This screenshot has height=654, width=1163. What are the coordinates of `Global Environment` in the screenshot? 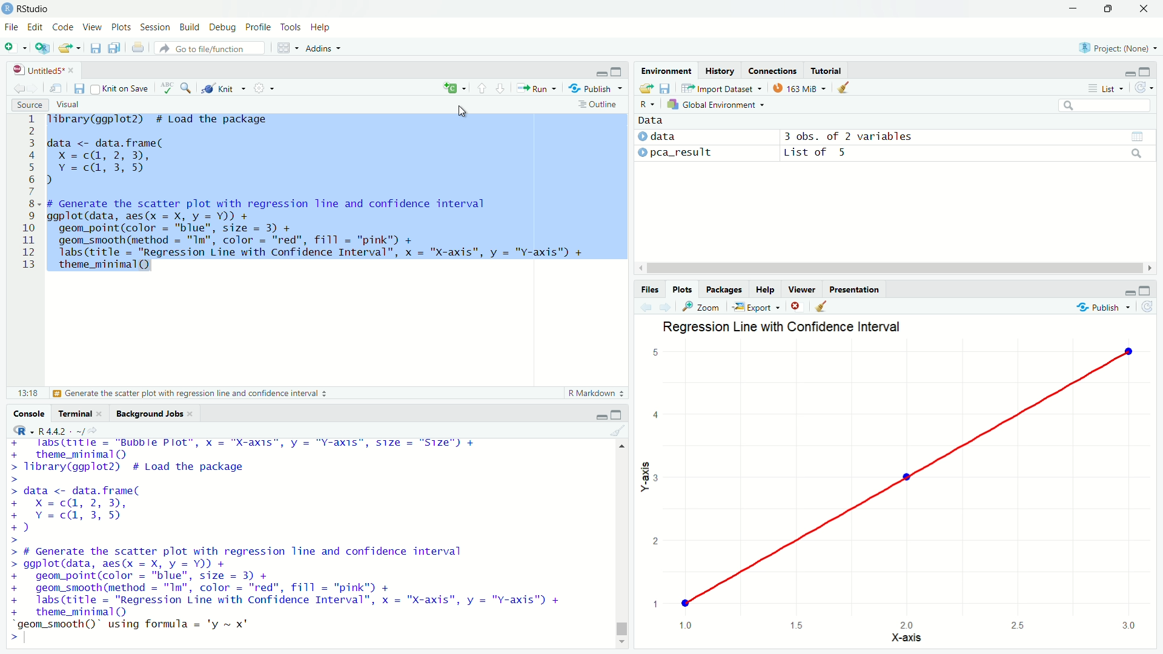 It's located at (717, 104).